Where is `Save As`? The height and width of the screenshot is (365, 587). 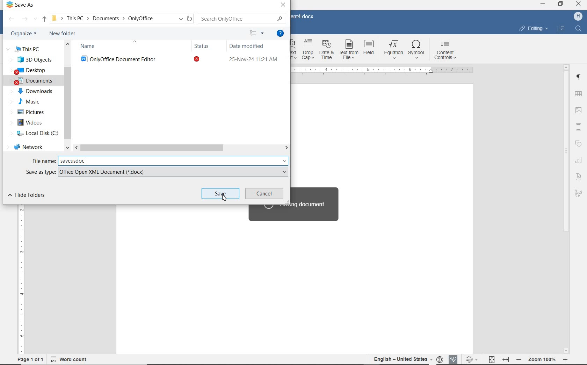
Save As is located at coordinates (21, 5).